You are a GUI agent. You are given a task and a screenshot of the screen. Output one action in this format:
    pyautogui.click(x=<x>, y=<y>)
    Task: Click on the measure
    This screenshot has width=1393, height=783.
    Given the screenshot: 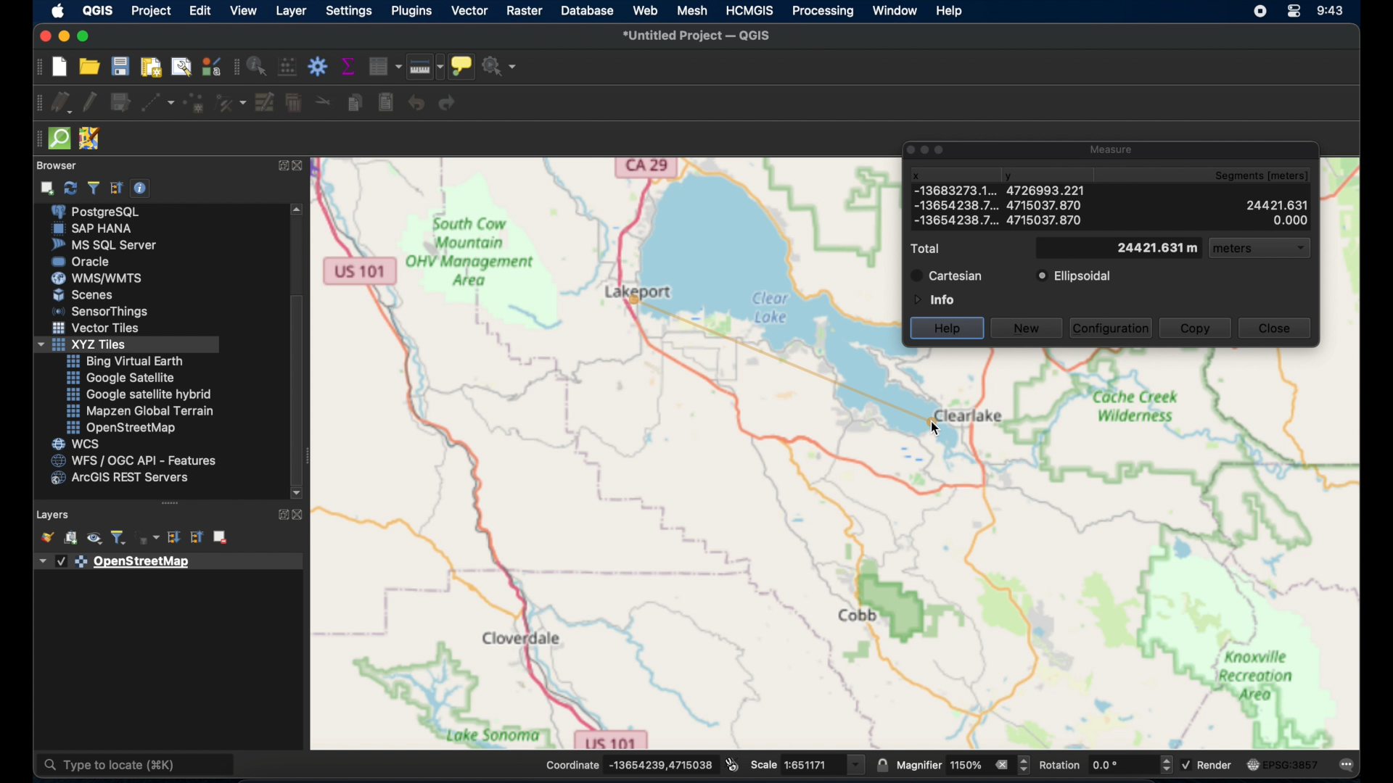 What is the action you would take?
    pyautogui.click(x=1113, y=147)
    